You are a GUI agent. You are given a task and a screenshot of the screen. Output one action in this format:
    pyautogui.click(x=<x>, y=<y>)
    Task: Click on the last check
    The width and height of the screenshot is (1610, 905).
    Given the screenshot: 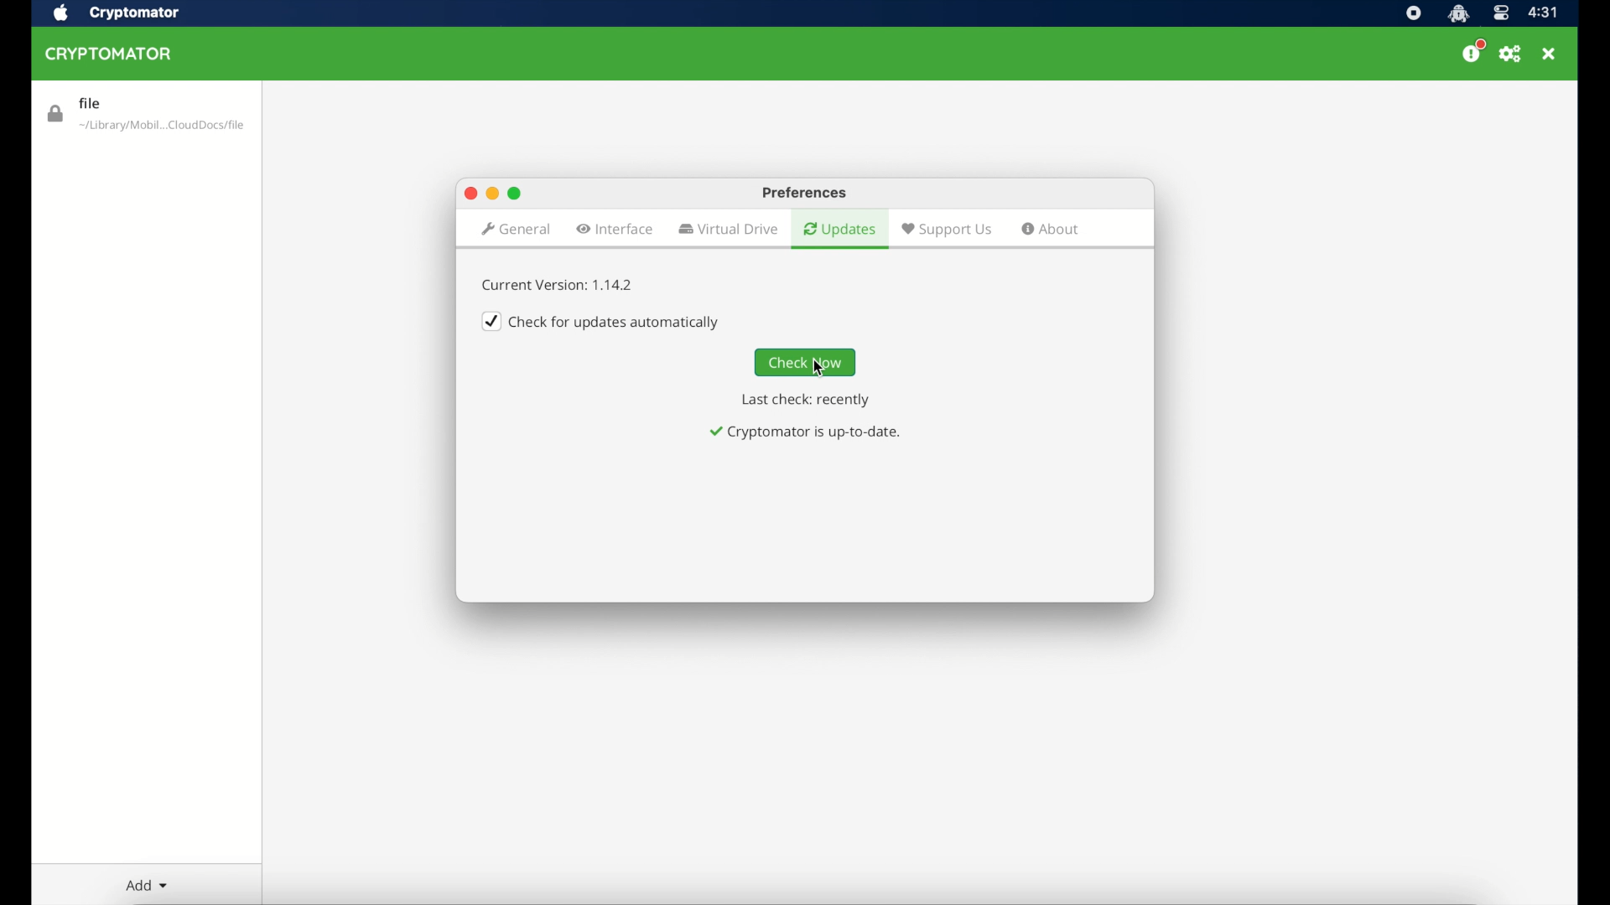 What is the action you would take?
    pyautogui.click(x=804, y=401)
    